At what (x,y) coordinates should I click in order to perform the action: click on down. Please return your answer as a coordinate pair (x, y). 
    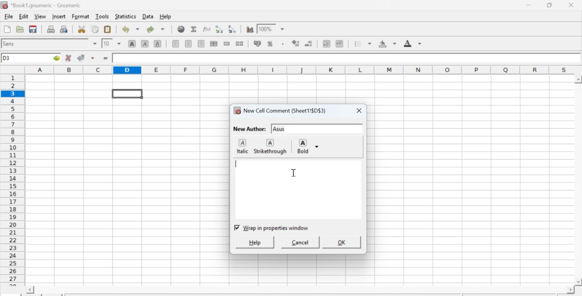
    Looking at the image, I should click on (93, 58).